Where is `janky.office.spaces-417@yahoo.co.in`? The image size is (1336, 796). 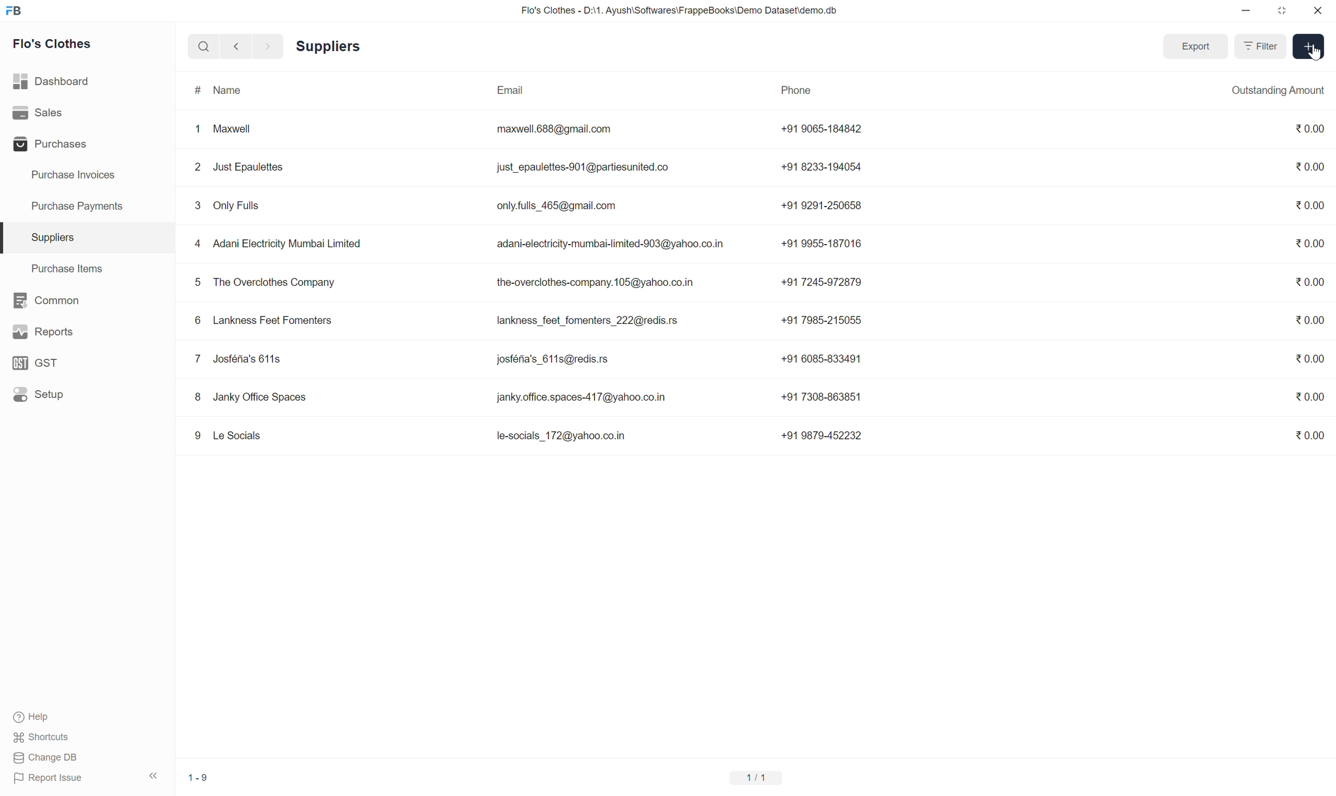
janky.office.spaces-417@yahoo.co.in is located at coordinates (582, 397).